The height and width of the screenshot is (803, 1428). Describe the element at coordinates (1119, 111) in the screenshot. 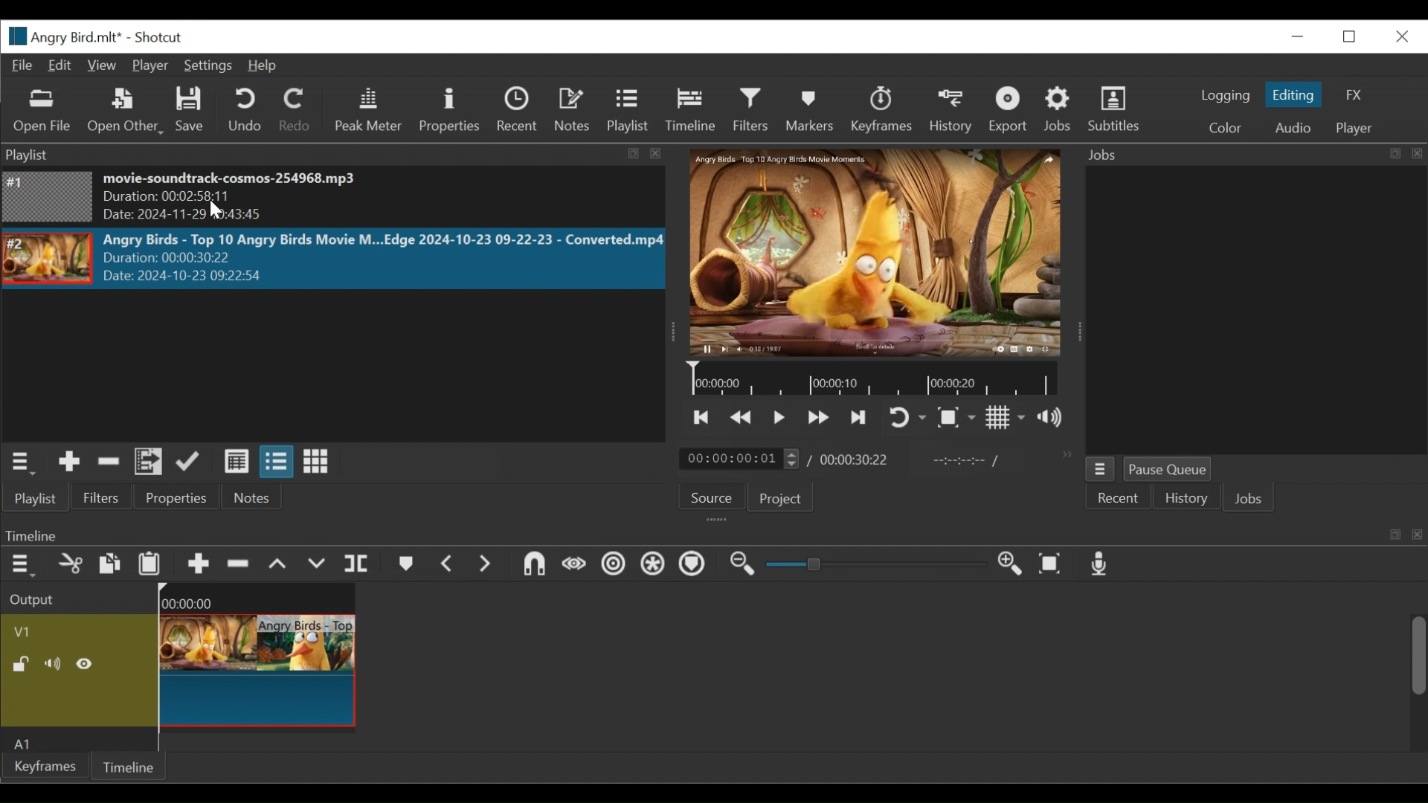

I see `Subtitles` at that location.